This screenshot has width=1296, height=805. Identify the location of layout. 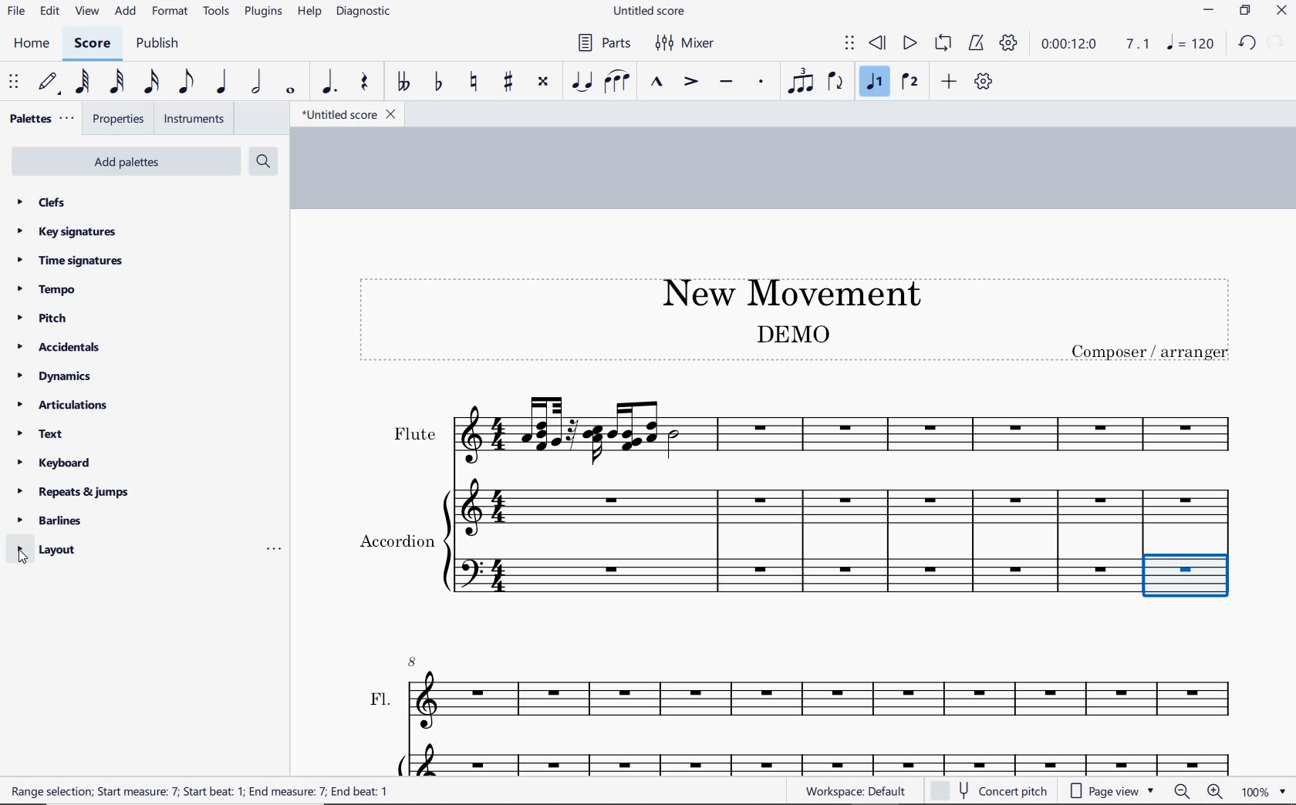
(49, 550).